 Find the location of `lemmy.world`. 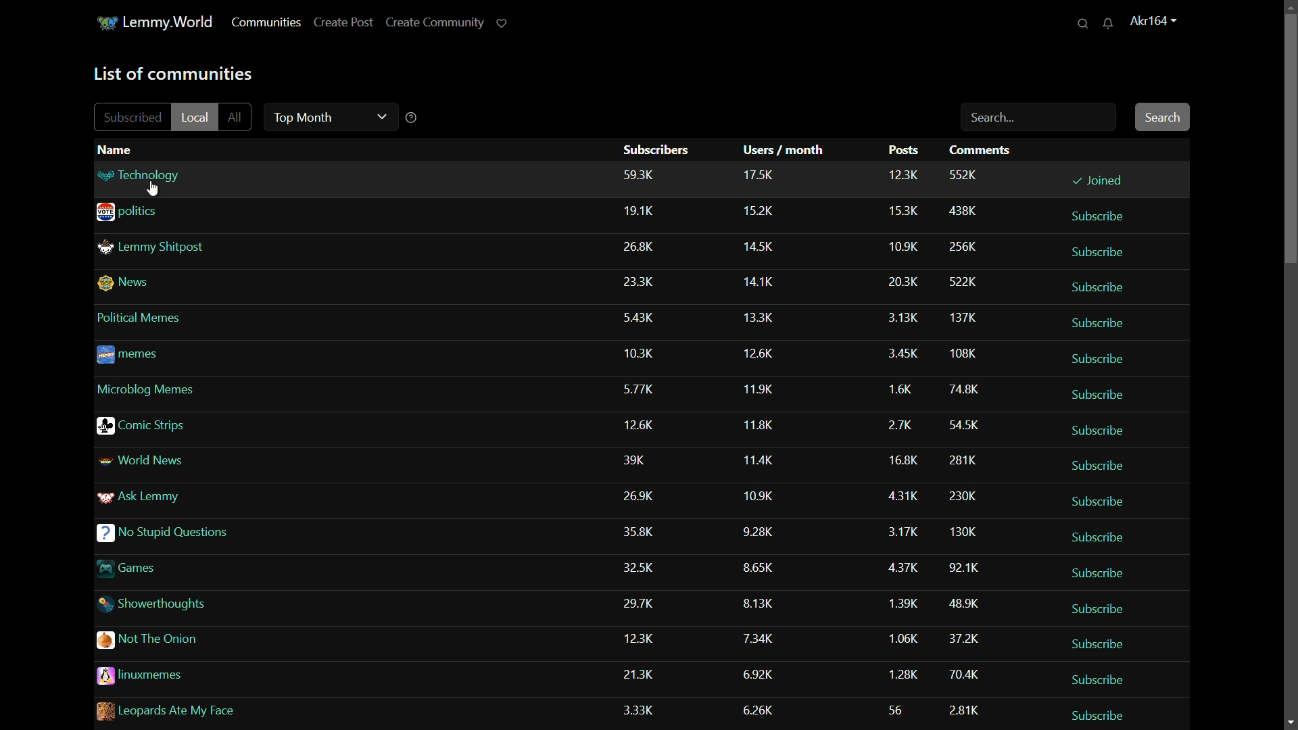

lemmy.world is located at coordinates (171, 22).